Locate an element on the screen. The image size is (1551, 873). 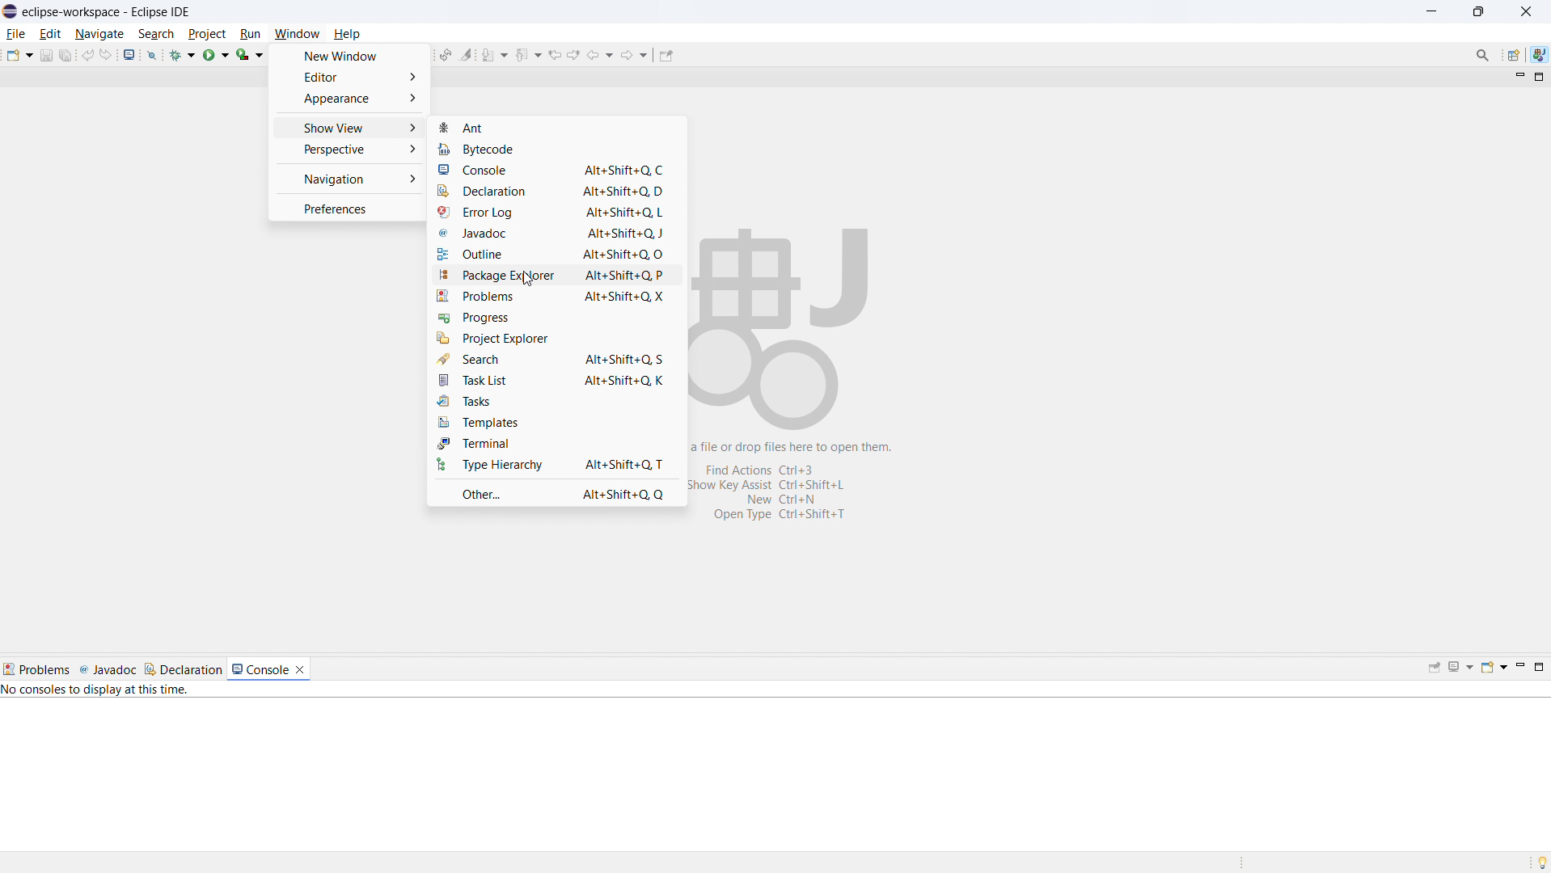
open console is located at coordinates (1493, 668).